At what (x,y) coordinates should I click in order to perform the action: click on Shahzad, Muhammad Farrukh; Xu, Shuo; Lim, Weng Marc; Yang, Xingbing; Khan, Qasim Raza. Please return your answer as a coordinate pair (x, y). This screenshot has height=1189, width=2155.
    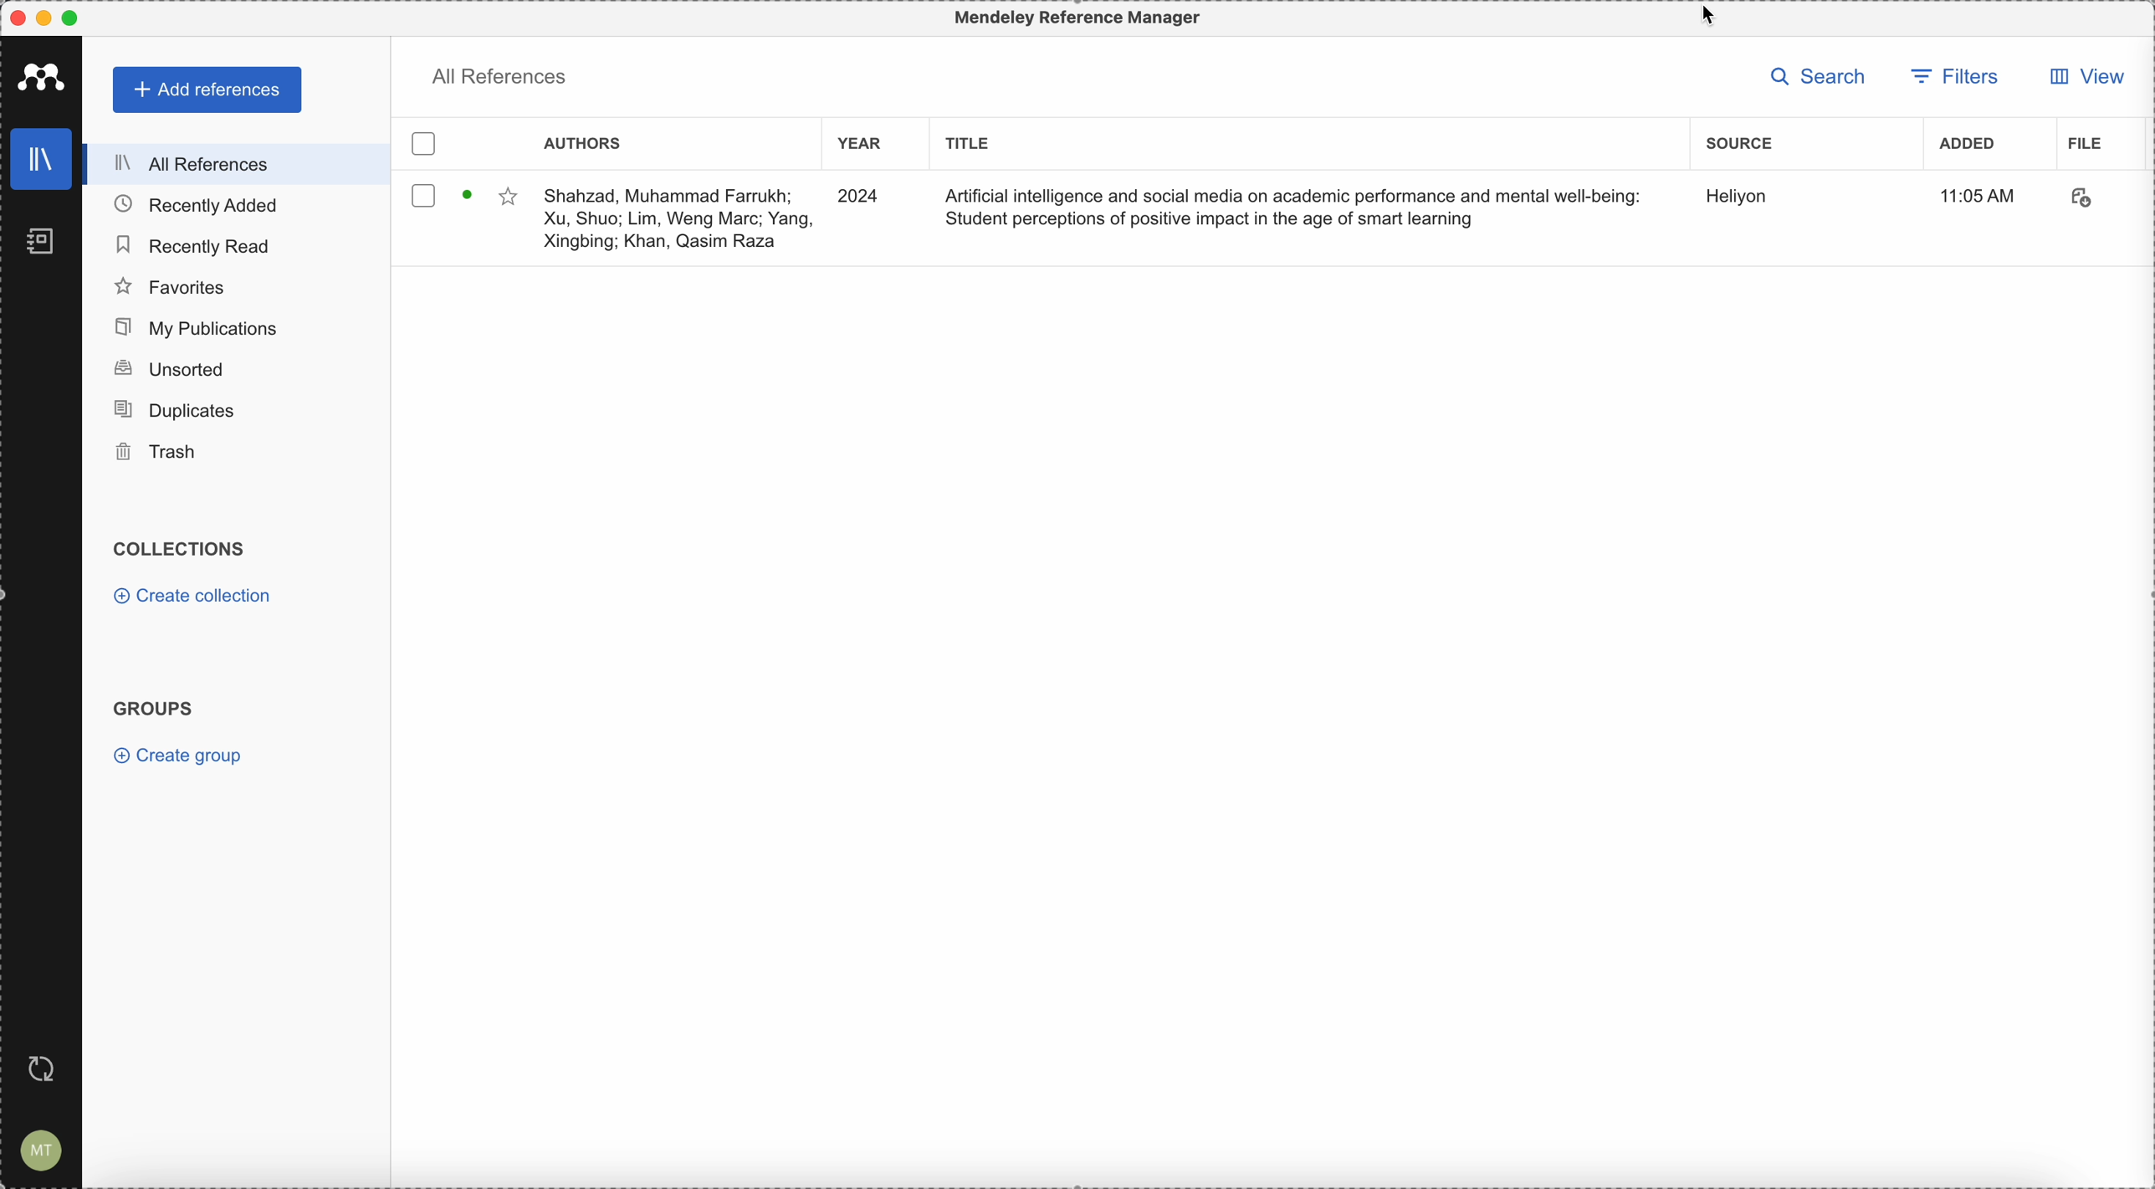
    Looking at the image, I should click on (678, 219).